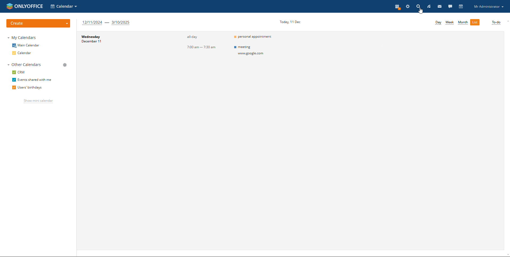 This screenshot has width=510, height=257. Describe the element at coordinates (22, 38) in the screenshot. I see `my calendars` at that location.